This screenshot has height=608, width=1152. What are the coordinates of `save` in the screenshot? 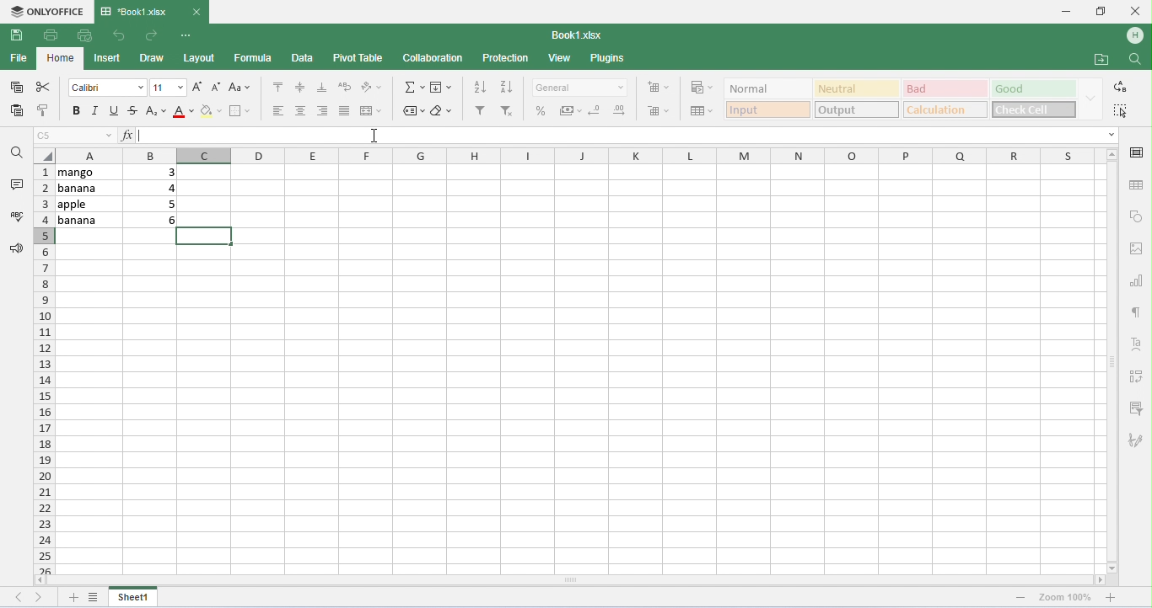 It's located at (17, 36).